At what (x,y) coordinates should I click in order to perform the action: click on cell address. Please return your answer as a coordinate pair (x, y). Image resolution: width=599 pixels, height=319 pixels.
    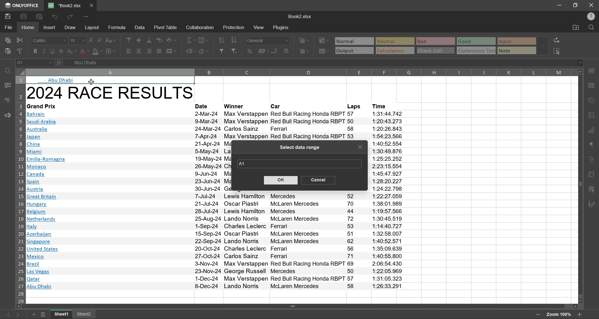
    Looking at the image, I should click on (34, 62).